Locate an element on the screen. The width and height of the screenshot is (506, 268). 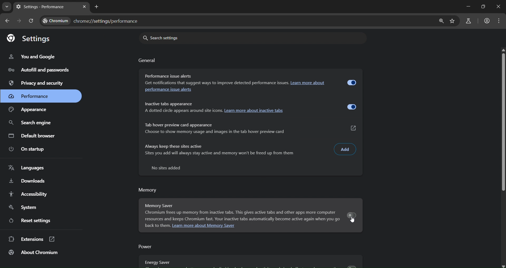
bookmark page is located at coordinates (453, 22).